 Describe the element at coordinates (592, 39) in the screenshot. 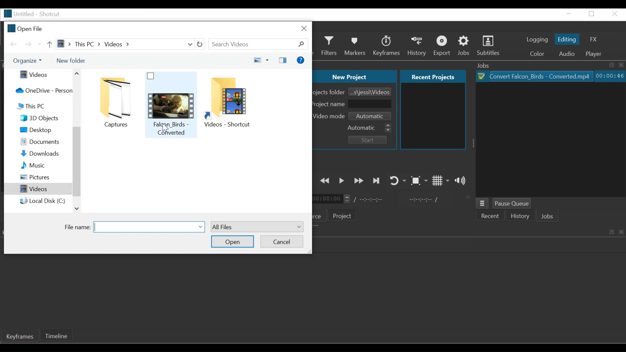

I see `FX` at that location.